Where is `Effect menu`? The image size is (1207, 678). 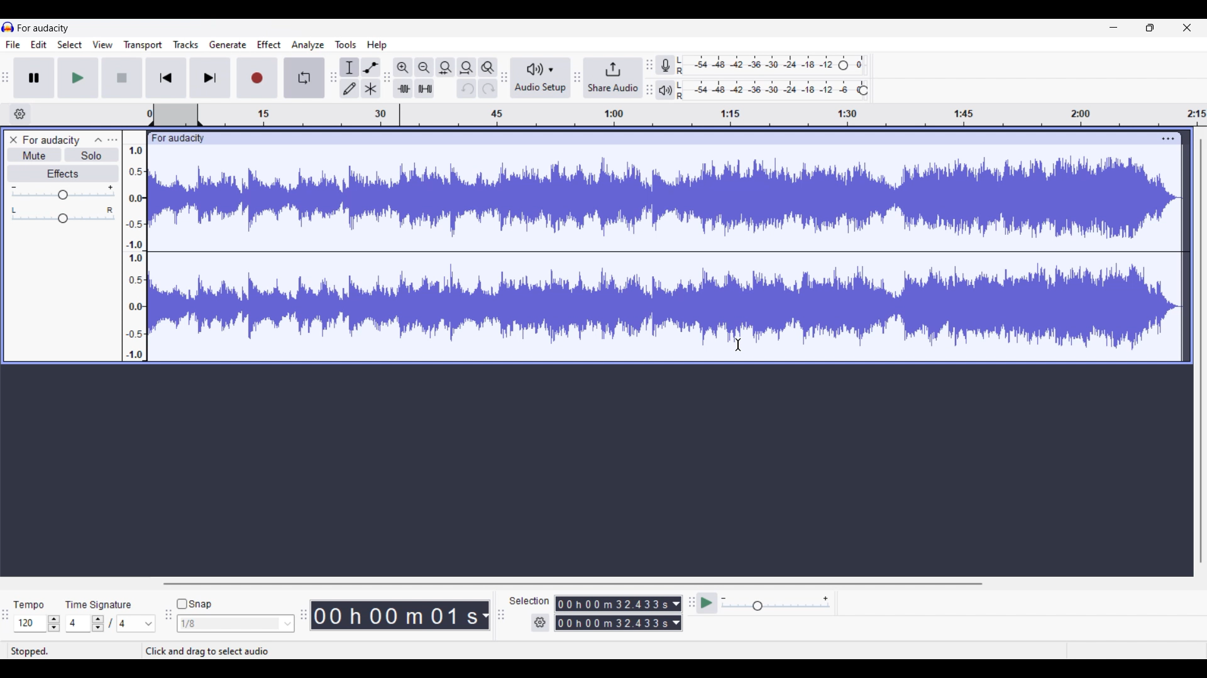 Effect menu is located at coordinates (269, 45).